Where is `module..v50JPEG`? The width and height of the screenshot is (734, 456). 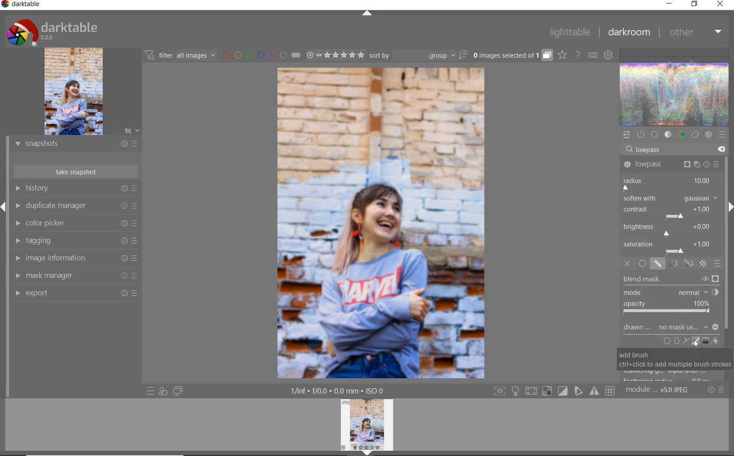
module..v50JPEG is located at coordinates (658, 390).